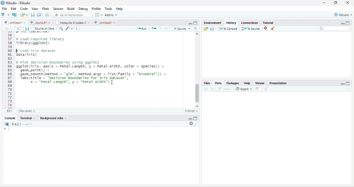  Describe the element at coordinates (260, 83) in the screenshot. I see `Viewer` at that location.